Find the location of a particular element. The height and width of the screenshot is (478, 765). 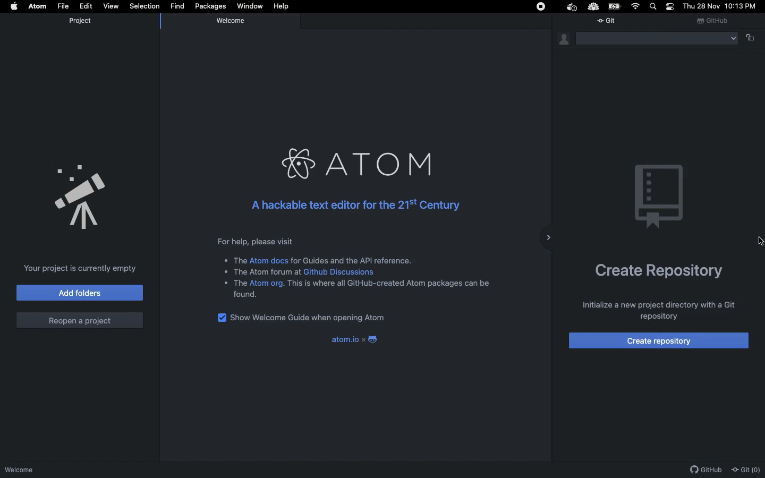

For help, please visit
* The Atom docs for Guides and the API reference.
* The Atom forum at Github Discussions
* The Atom org. This is where all GitHub-created Atom packages can be
found. is located at coordinates (359, 268).